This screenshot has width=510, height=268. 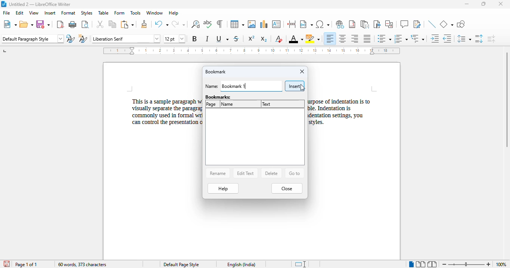 What do you see at coordinates (144, 24) in the screenshot?
I see `clone formatting` at bounding box center [144, 24].